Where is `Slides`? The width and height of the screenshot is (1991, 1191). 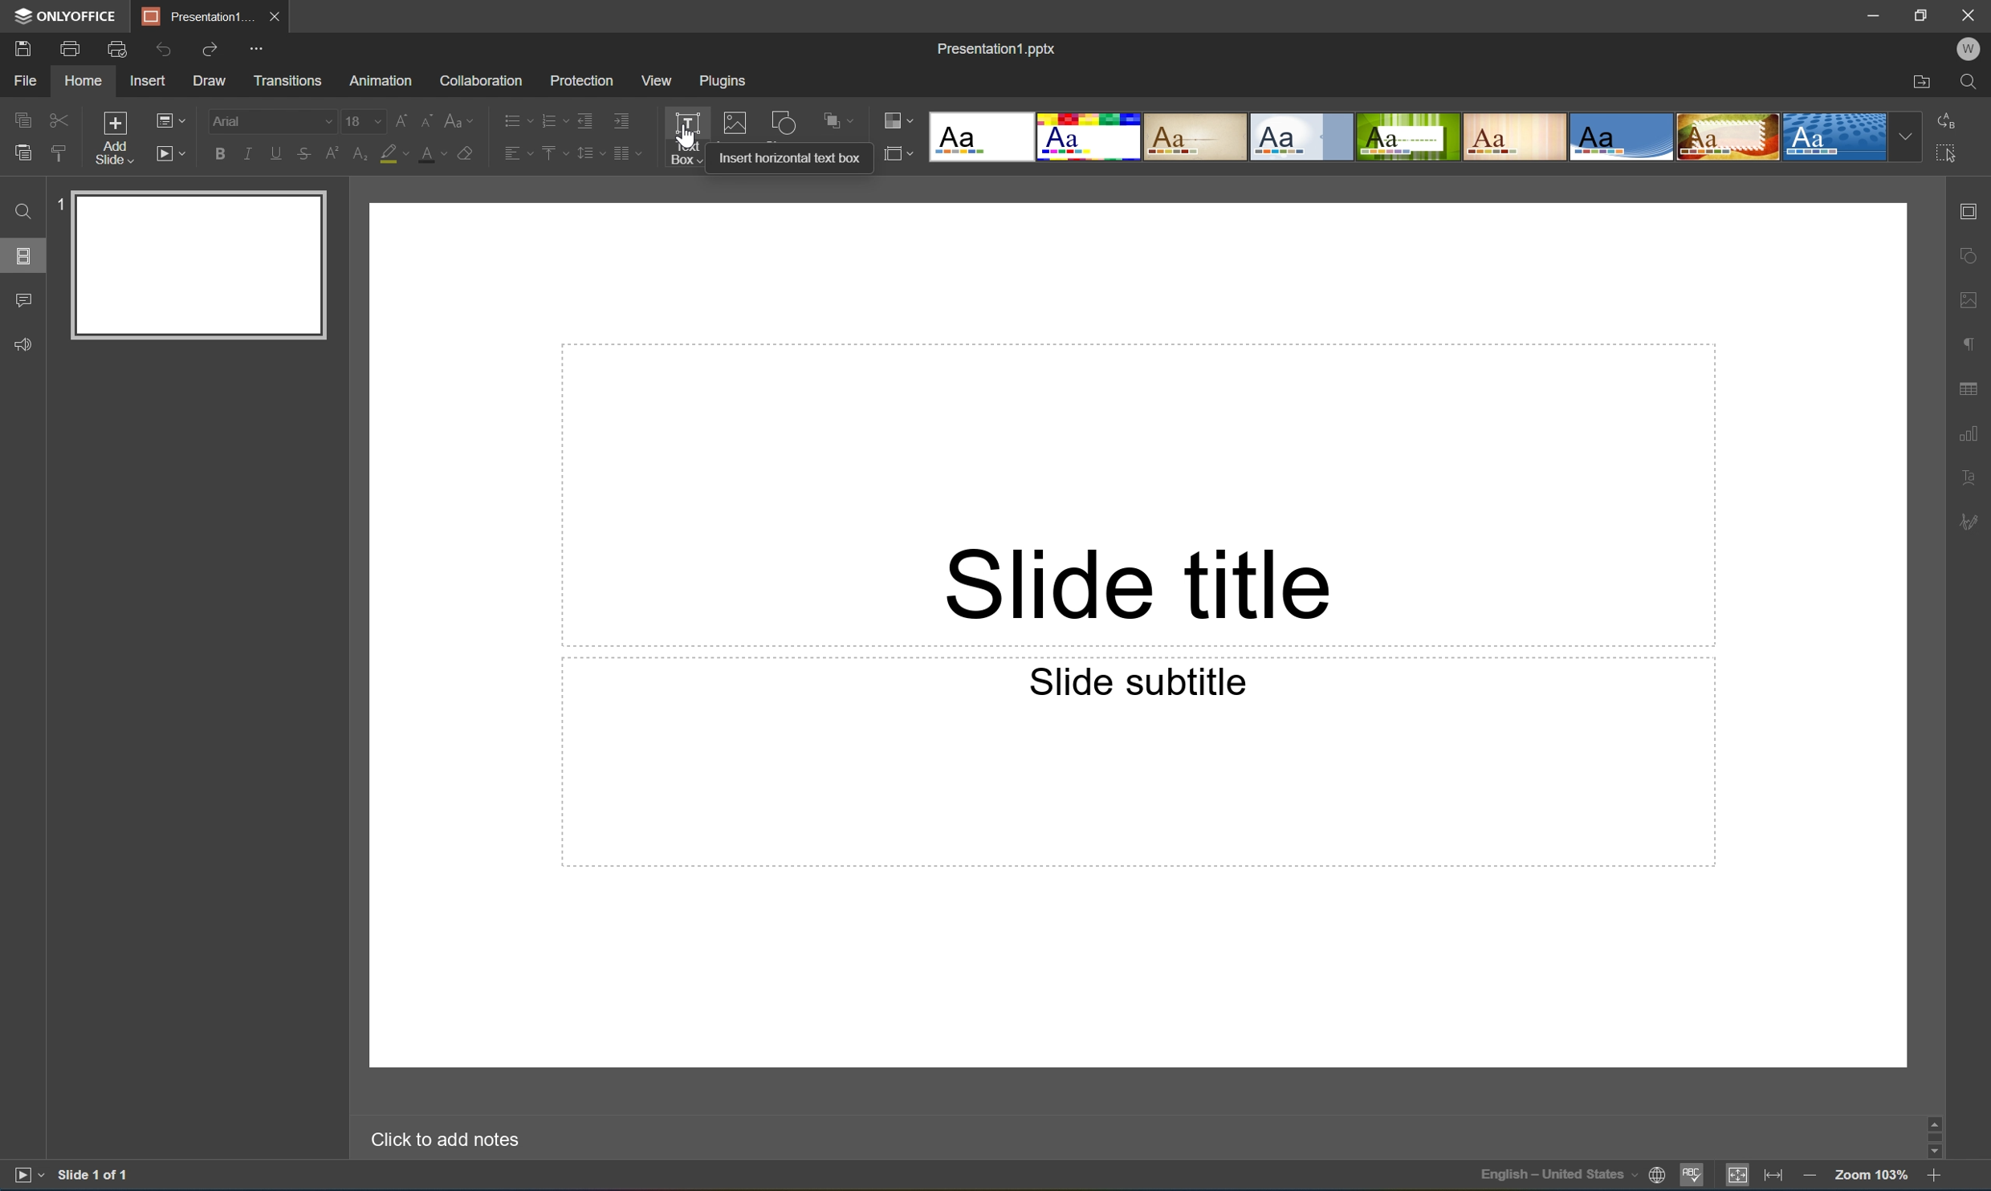
Slides is located at coordinates (26, 256).